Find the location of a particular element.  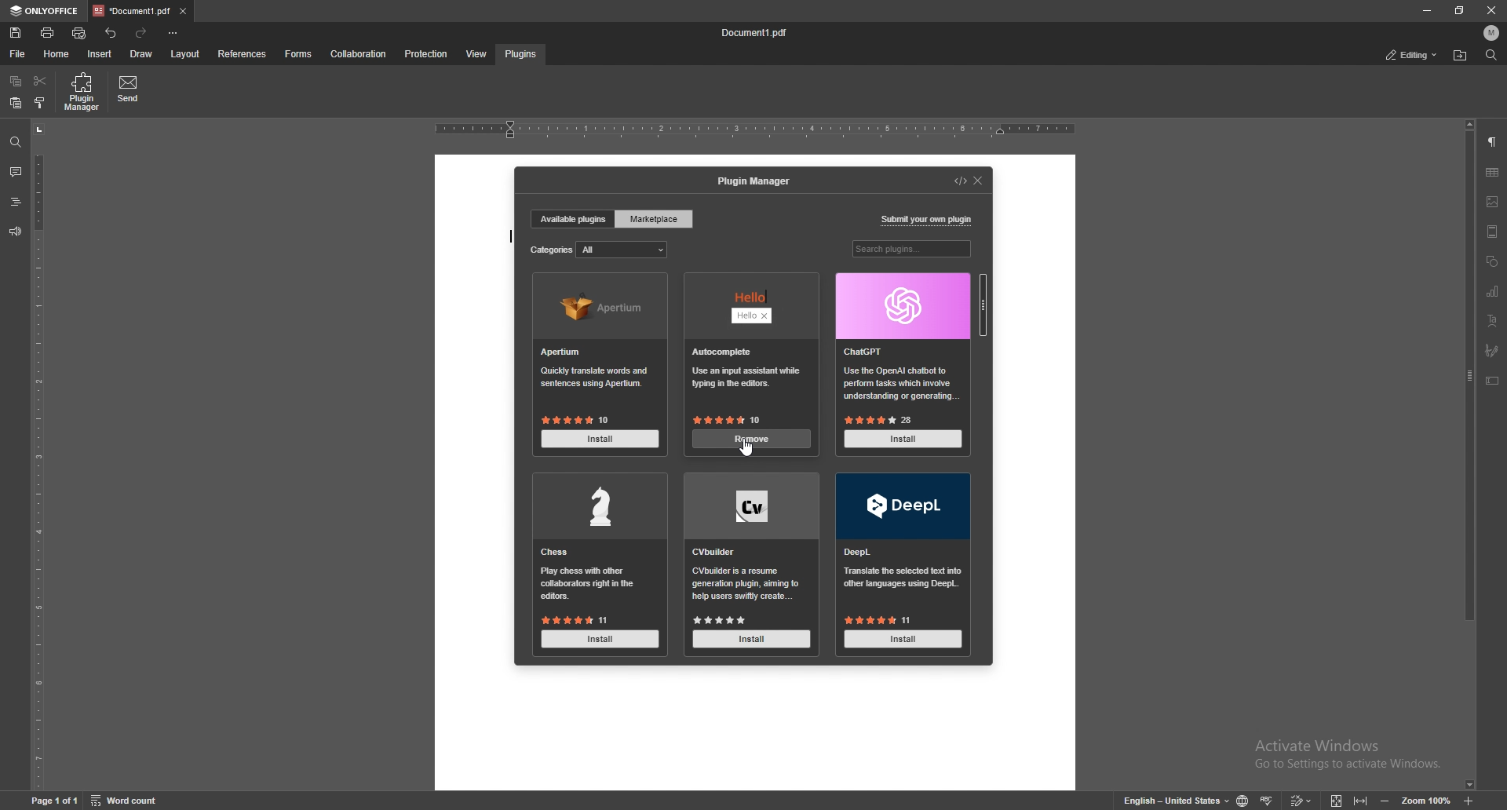

cv builder is located at coordinates (753, 549).